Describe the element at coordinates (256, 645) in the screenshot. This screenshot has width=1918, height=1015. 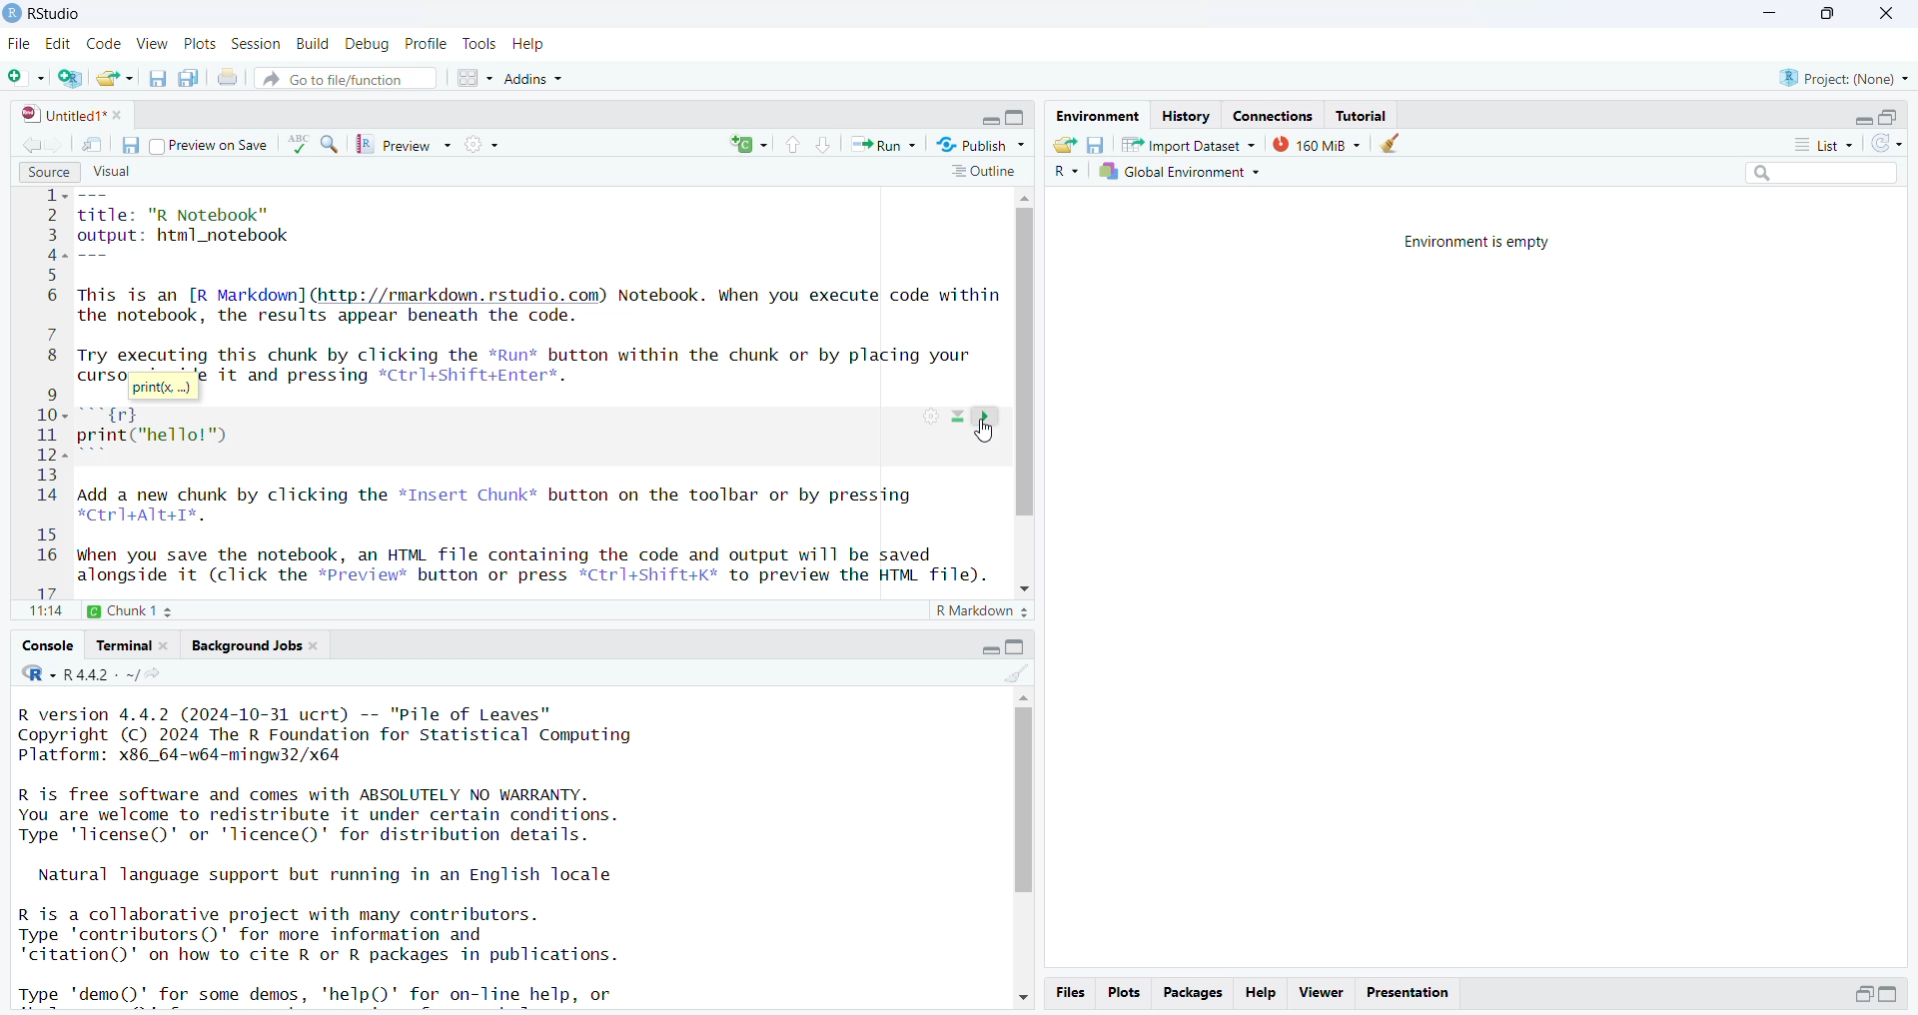
I see `background jobs` at that location.